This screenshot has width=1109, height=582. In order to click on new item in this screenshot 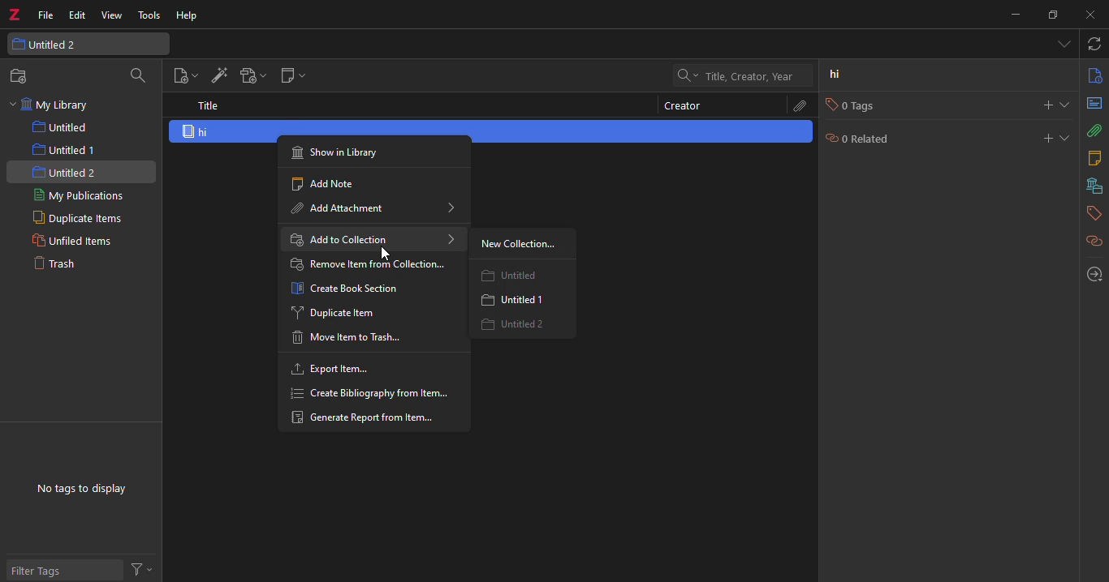, I will do `click(183, 77)`.